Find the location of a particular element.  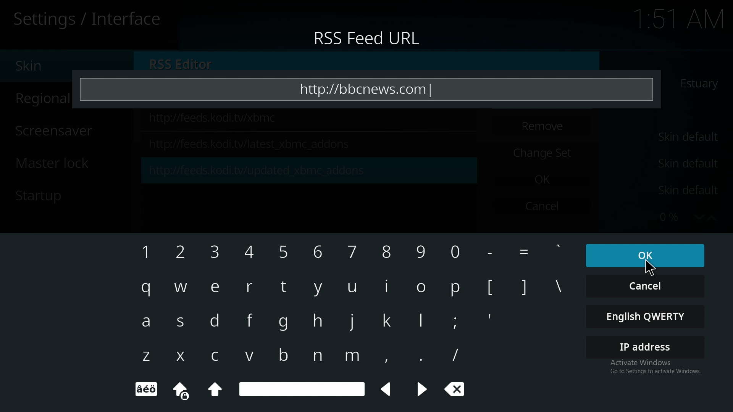

keyboard Input is located at coordinates (284, 285).